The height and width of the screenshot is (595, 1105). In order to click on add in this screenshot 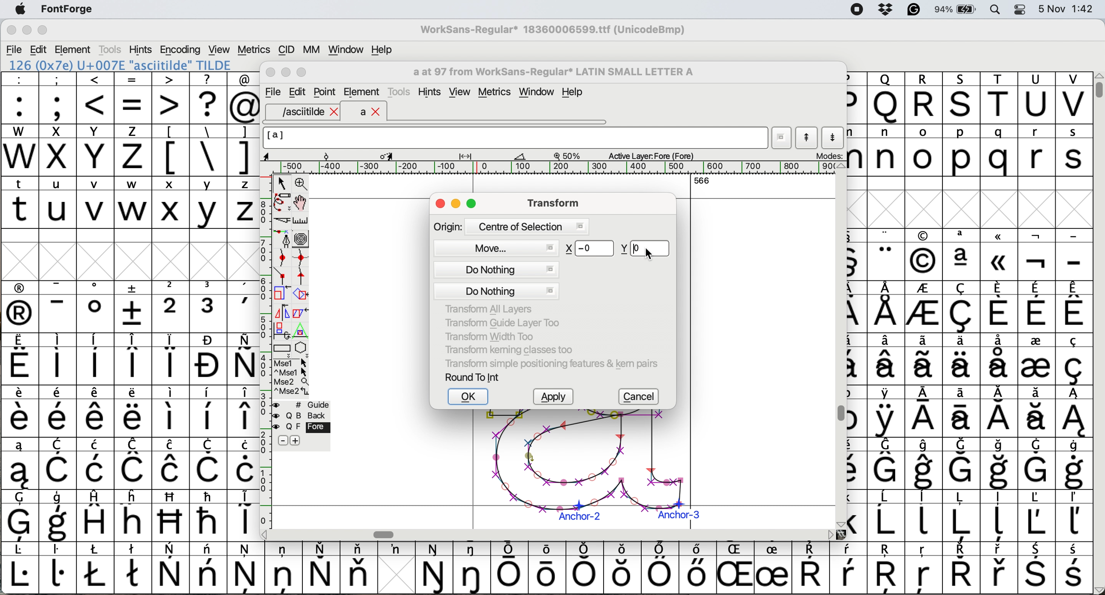, I will do `click(296, 440)`.